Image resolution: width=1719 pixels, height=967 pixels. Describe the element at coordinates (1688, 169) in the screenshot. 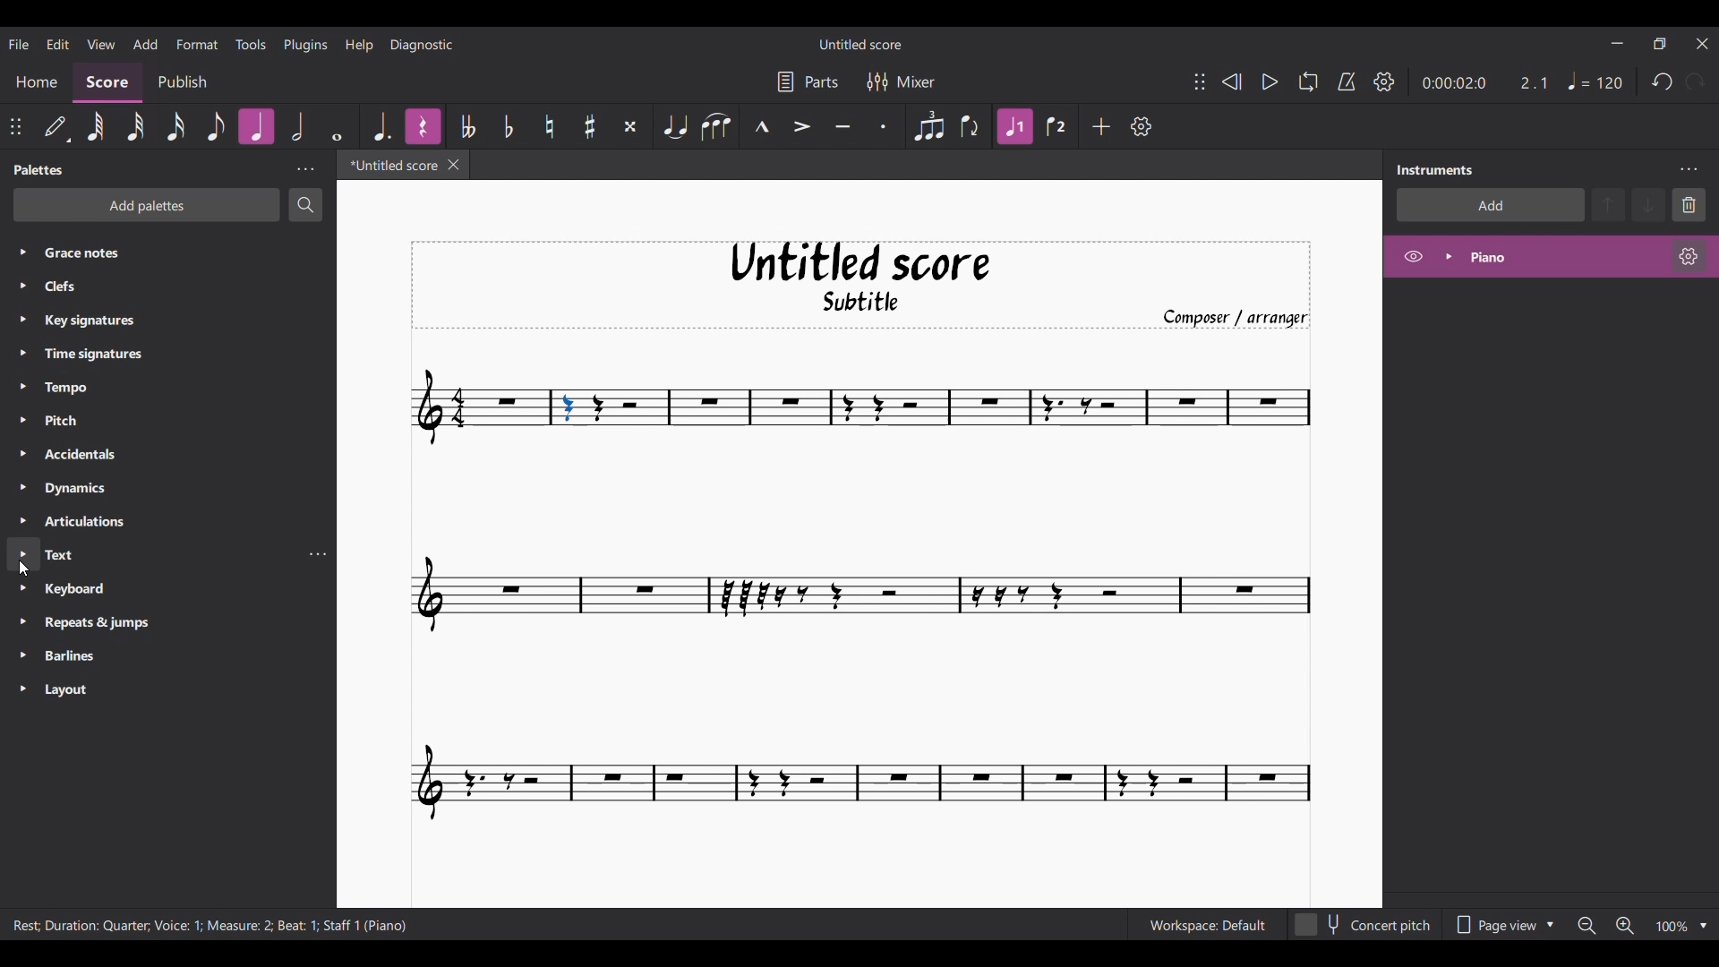

I see `Instrument settings` at that location.